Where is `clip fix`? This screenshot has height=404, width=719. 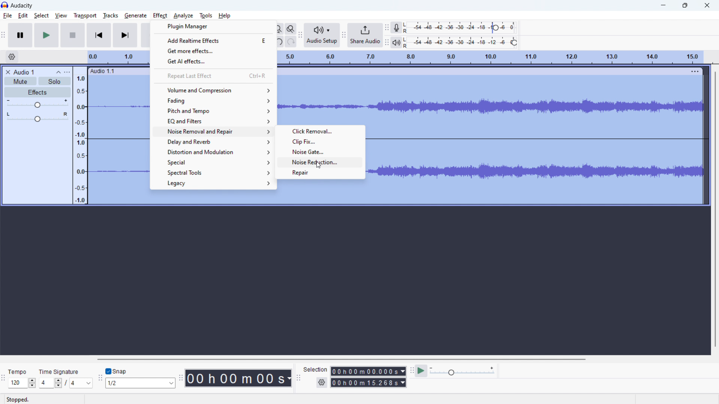
clip fix is located at coordinates (320, 142).